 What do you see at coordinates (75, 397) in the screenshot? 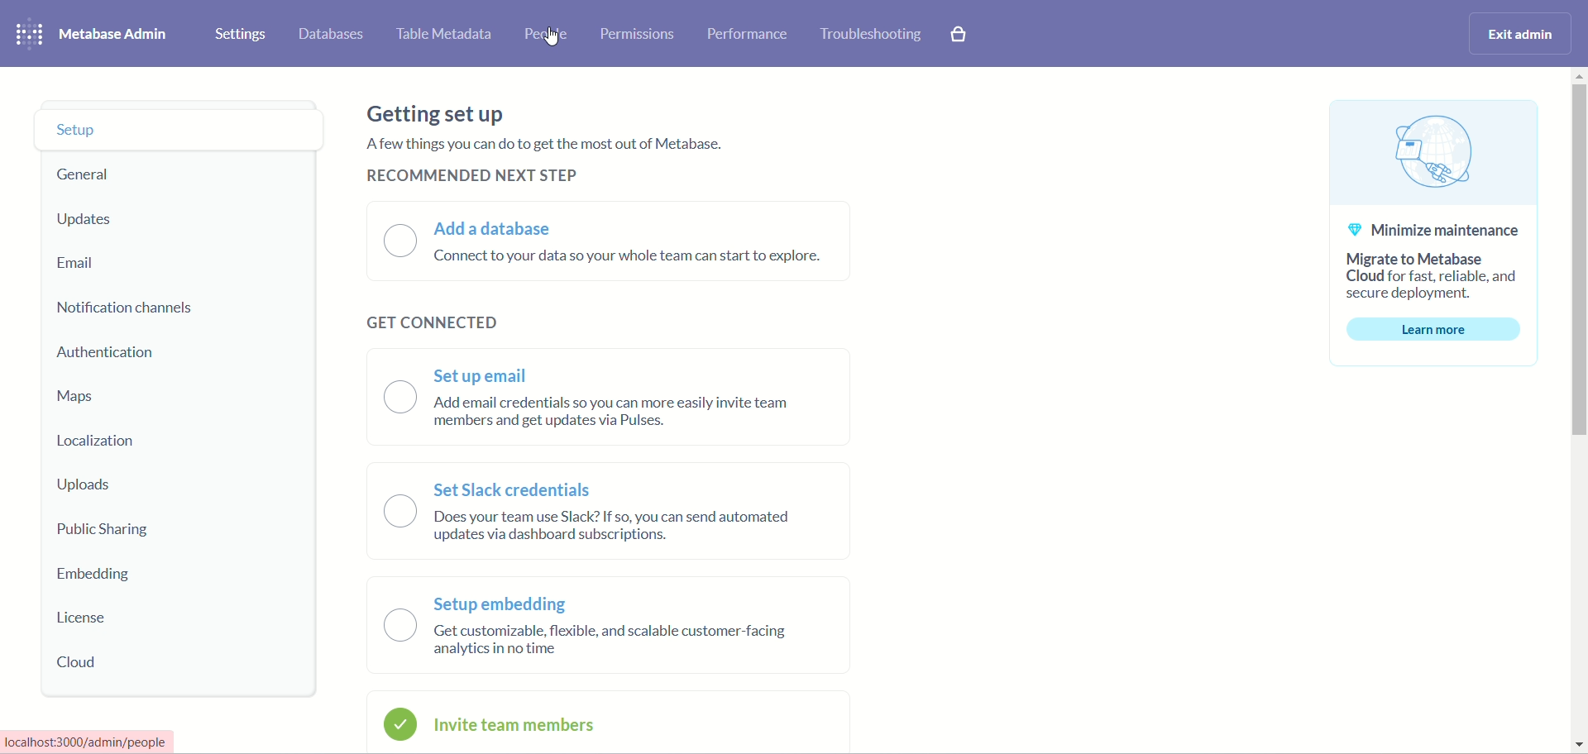
I see `maps` at bounding box center [75, 397].